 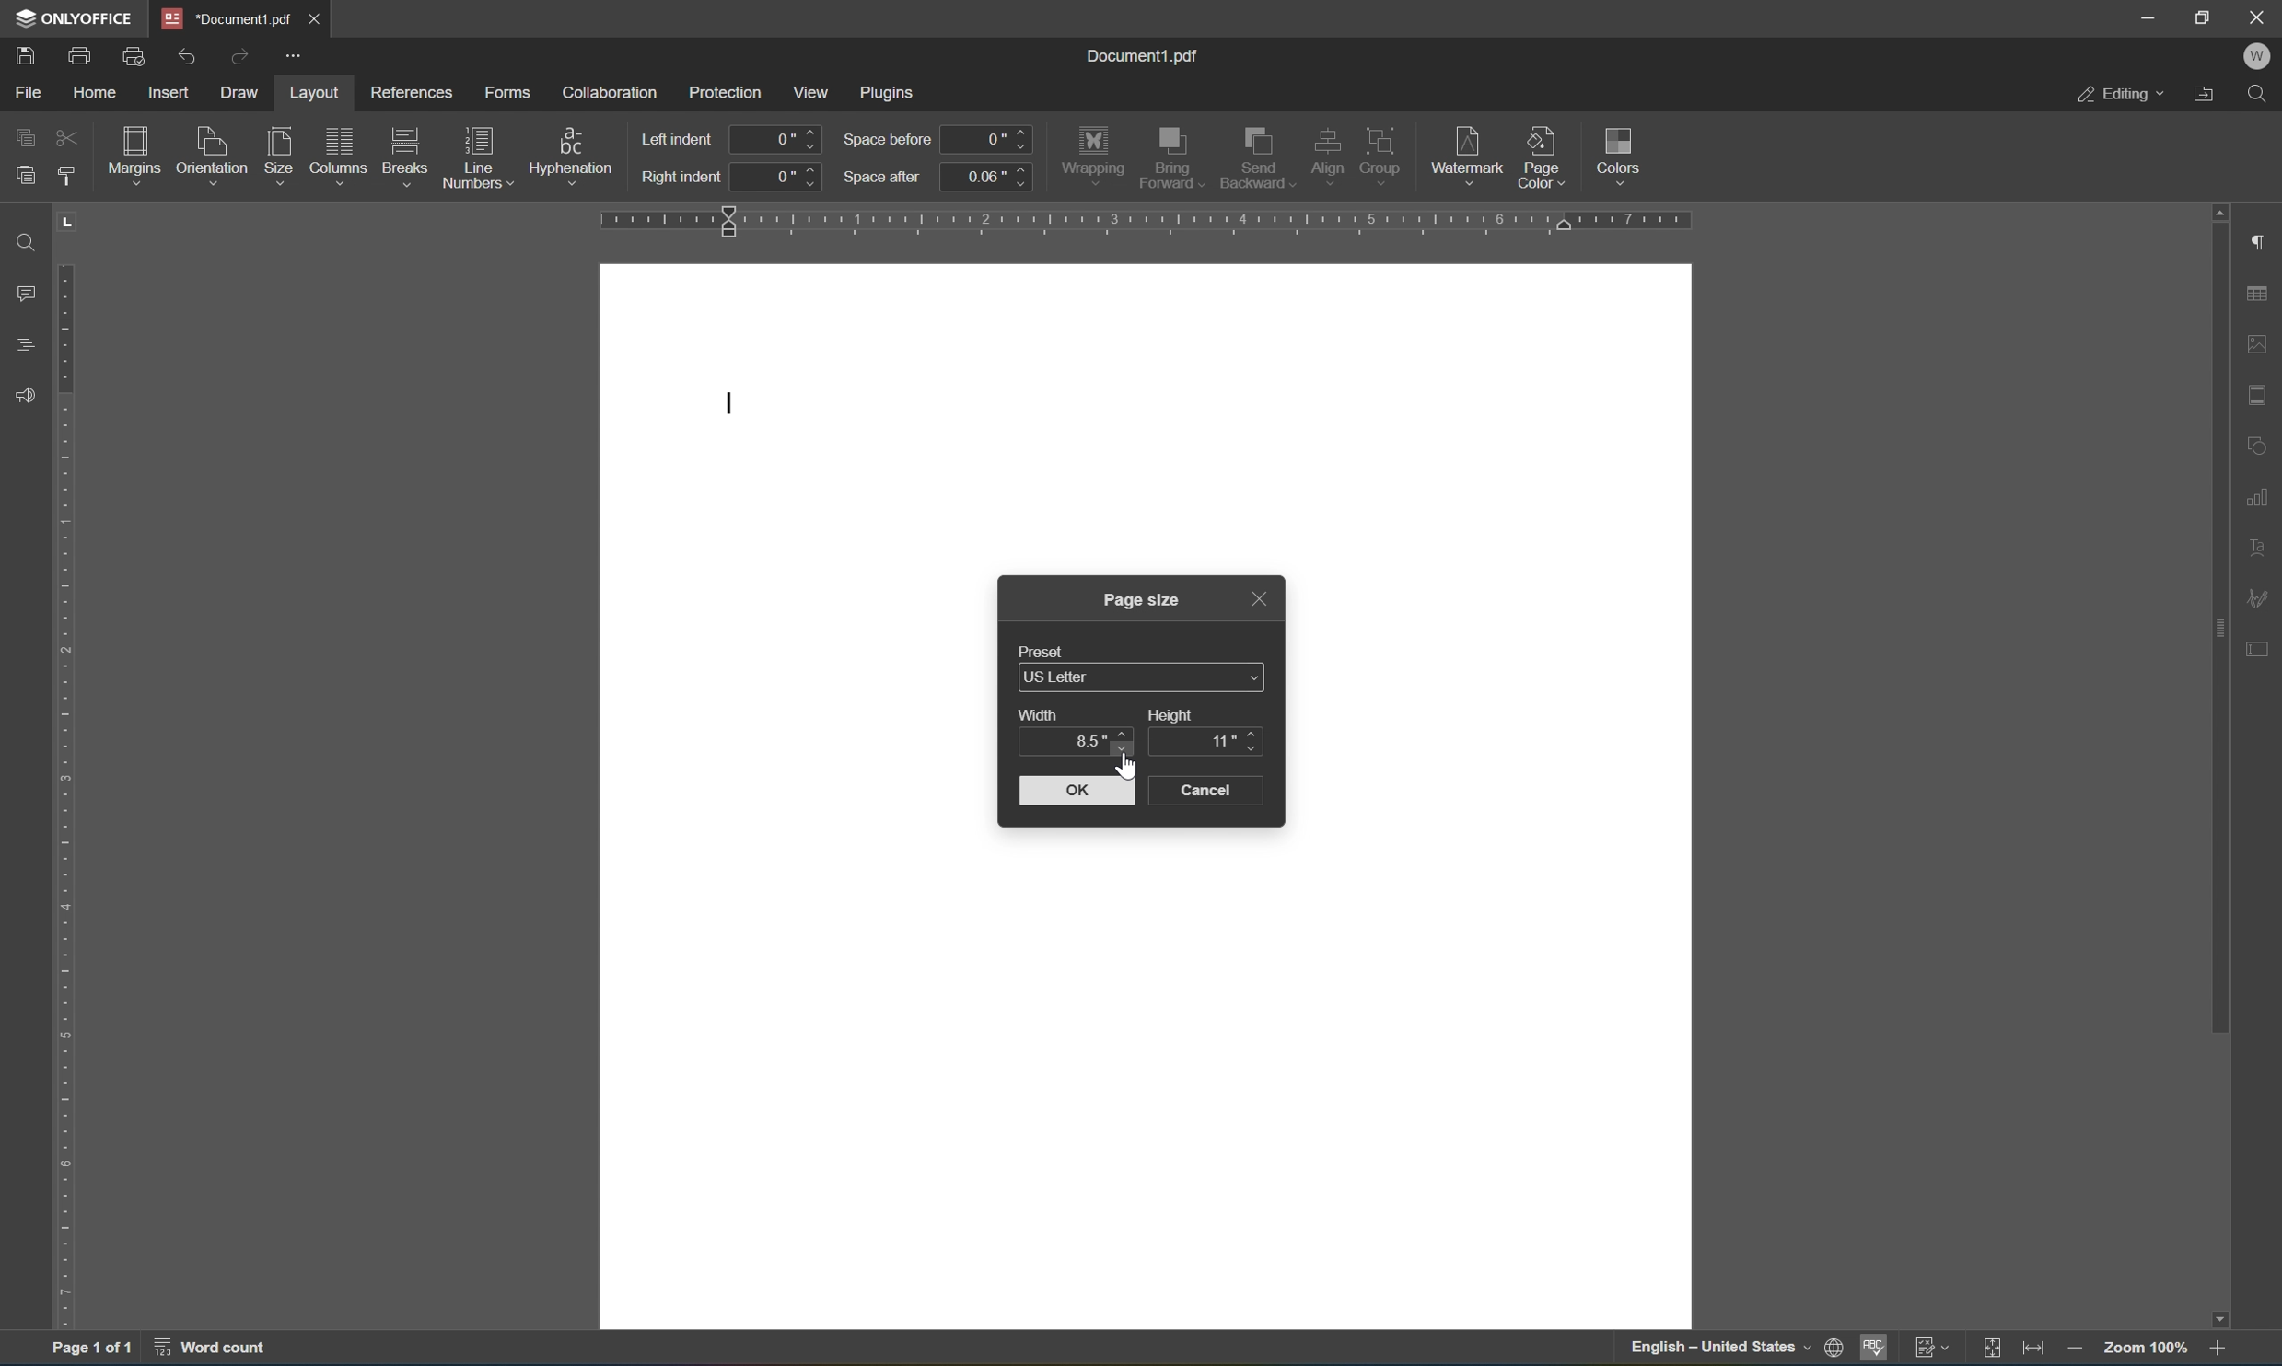 I want to click on layout, so click(x=312, y=90).